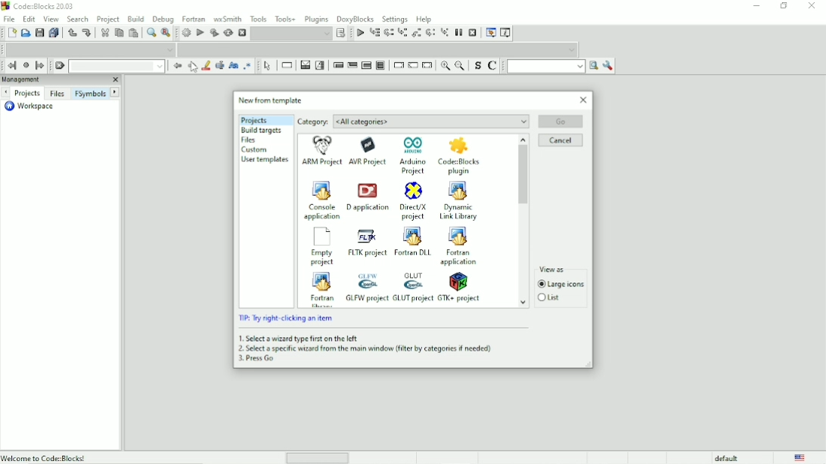 This screenshot has width=826, height=464. Describe the element at coordinates (494, 65) in the screenshot. I see `Toggle comments` at that location.